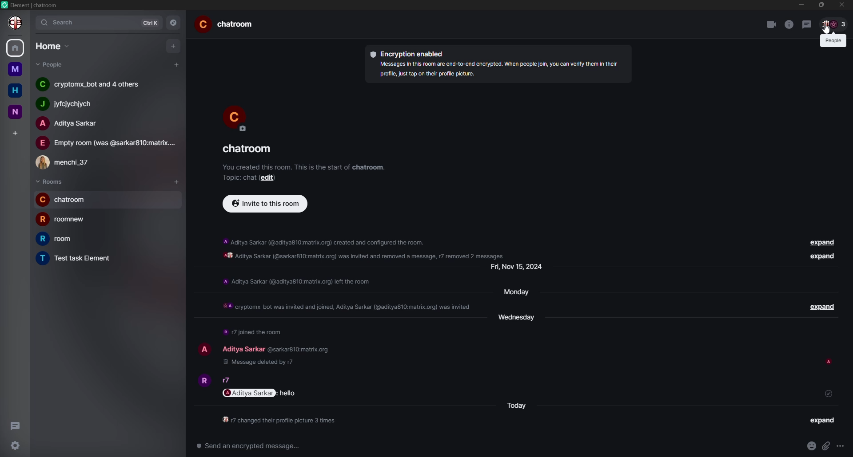 The width and height of the screenshot is (853, 457). What do you see at coordinates (55, 64) in the screenshot?
I see `people` at bounding box center [55, 64].